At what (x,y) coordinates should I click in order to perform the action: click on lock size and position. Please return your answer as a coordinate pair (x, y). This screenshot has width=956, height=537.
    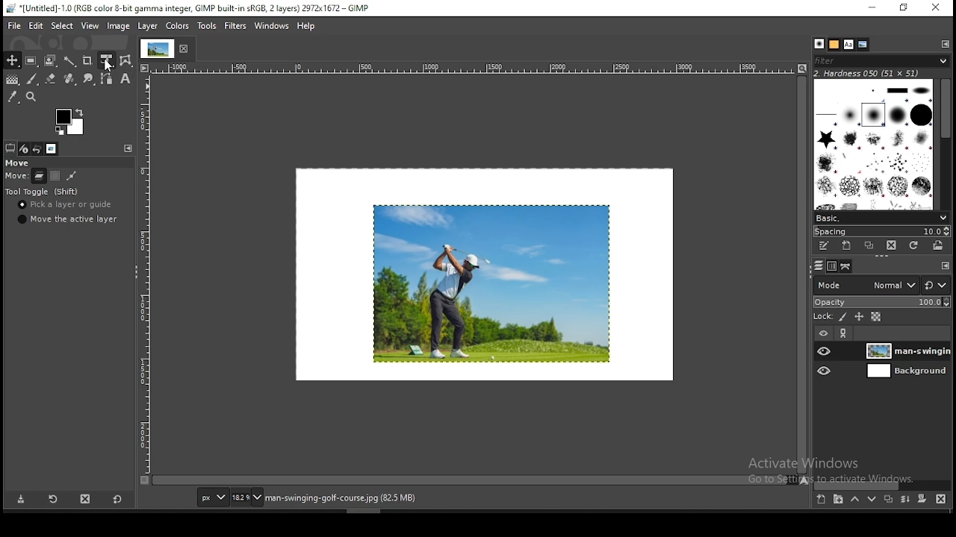
    Looking at the image, I should click on (857, 317).